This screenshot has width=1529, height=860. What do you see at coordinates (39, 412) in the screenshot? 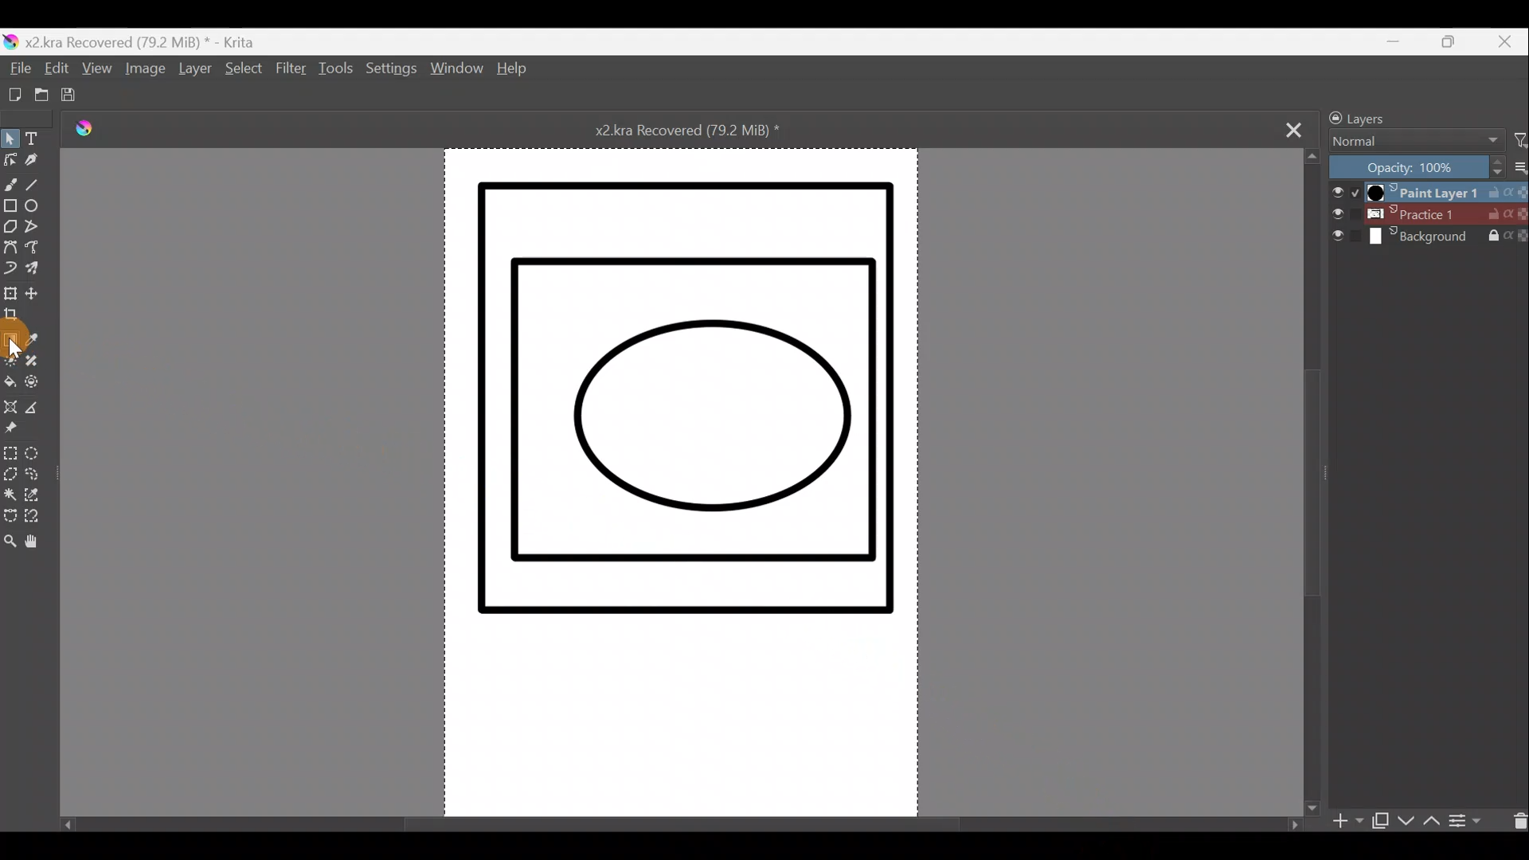
I see `Measure the distance between two points` at bounding box center [39, 412].